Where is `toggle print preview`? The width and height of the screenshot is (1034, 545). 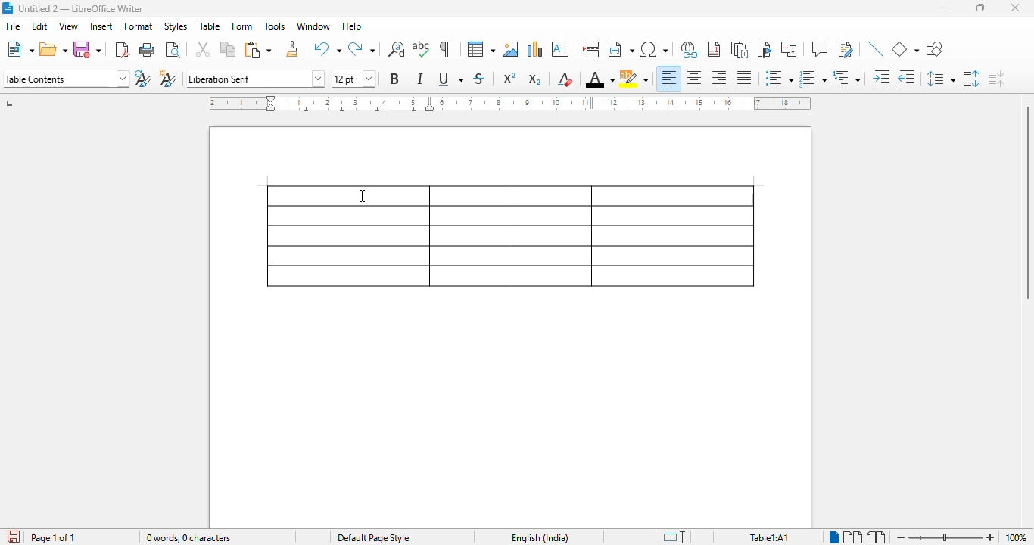
toggle print preview is located at coordinates (172, 50).